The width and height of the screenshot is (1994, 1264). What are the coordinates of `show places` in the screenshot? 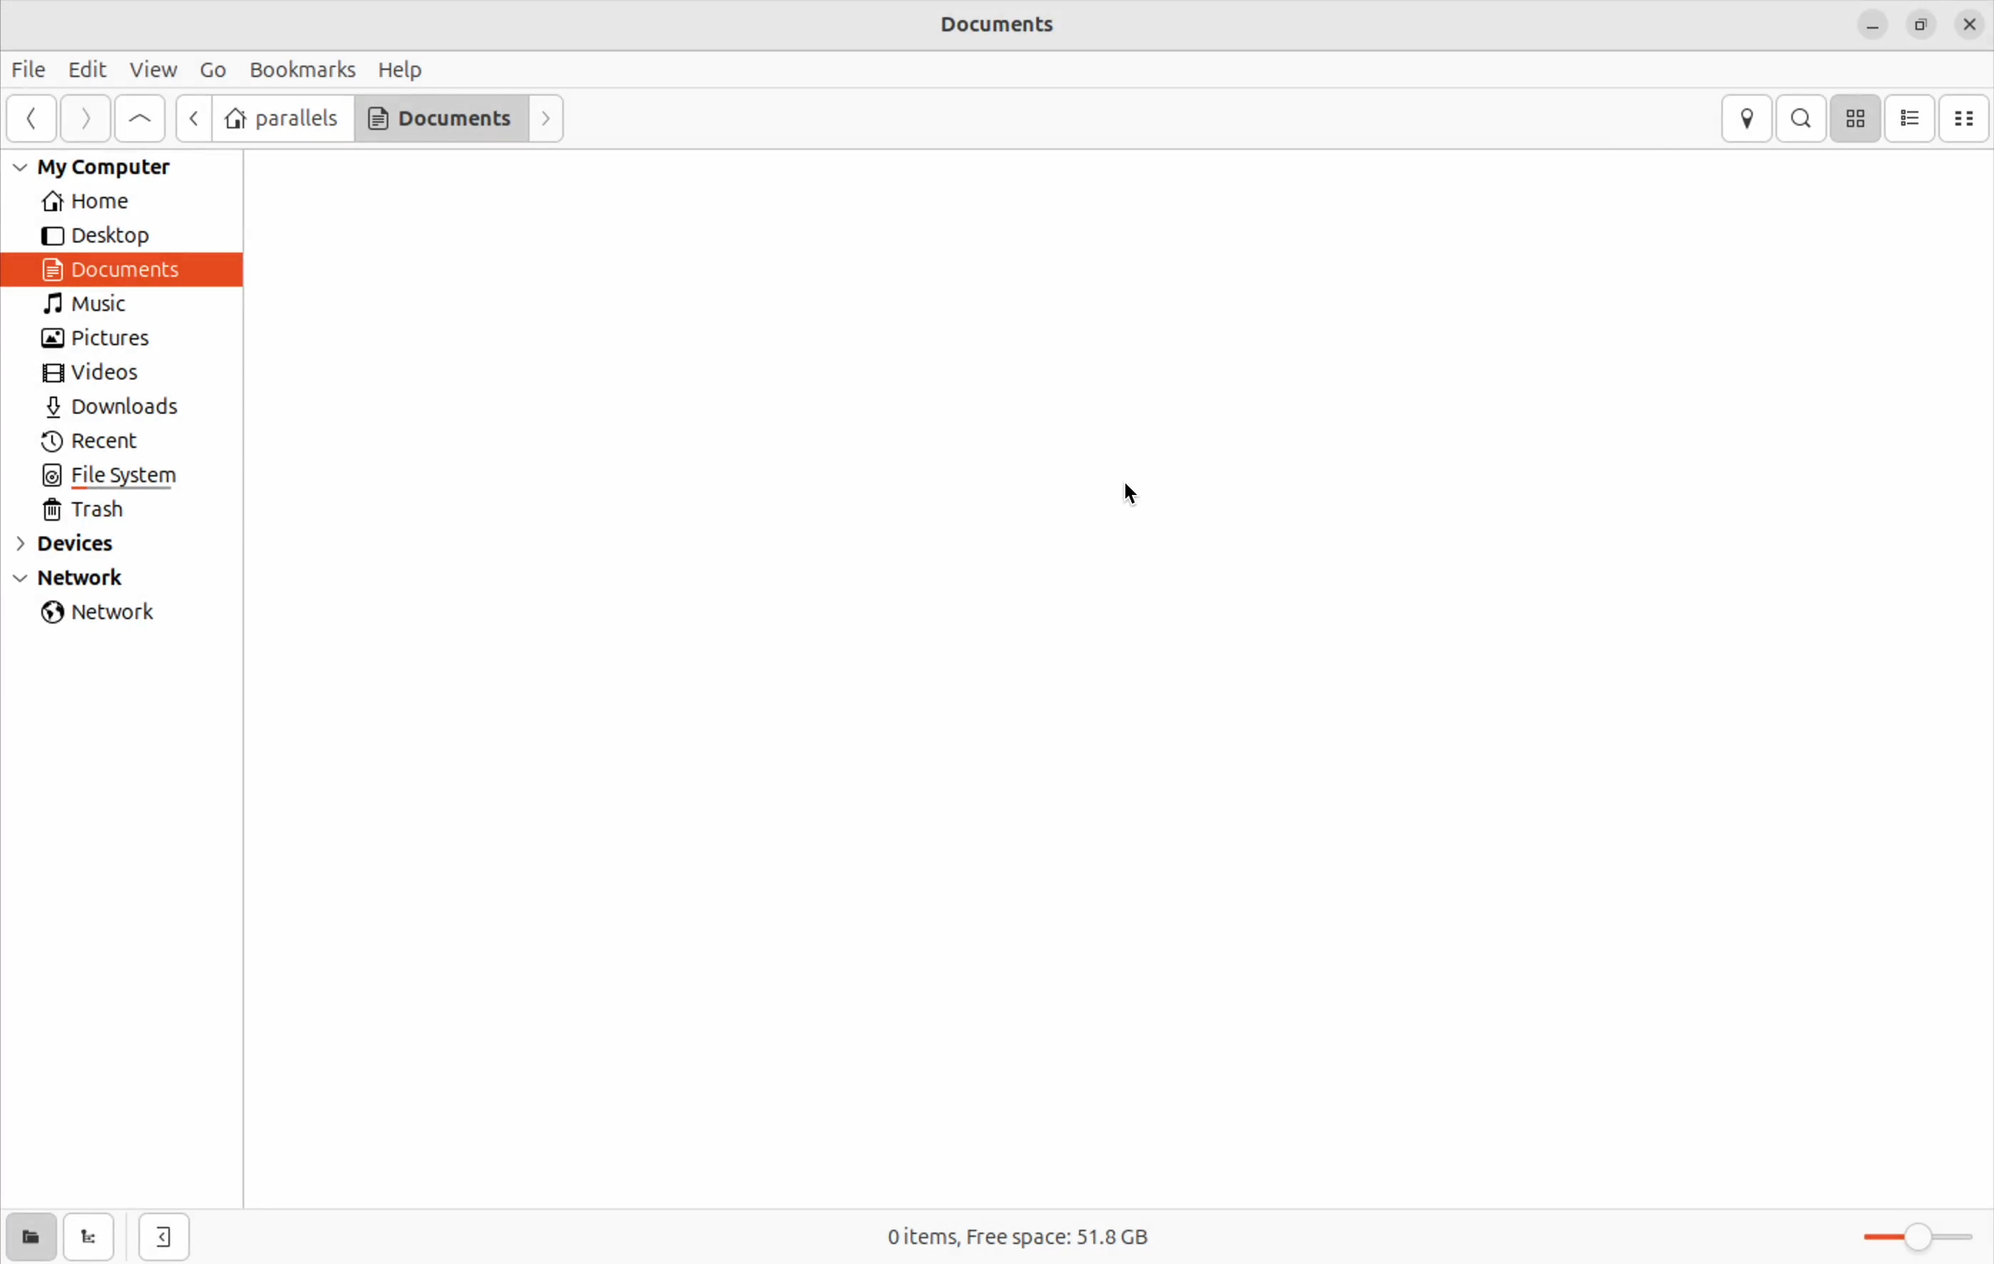 It's located at (29, 1237).